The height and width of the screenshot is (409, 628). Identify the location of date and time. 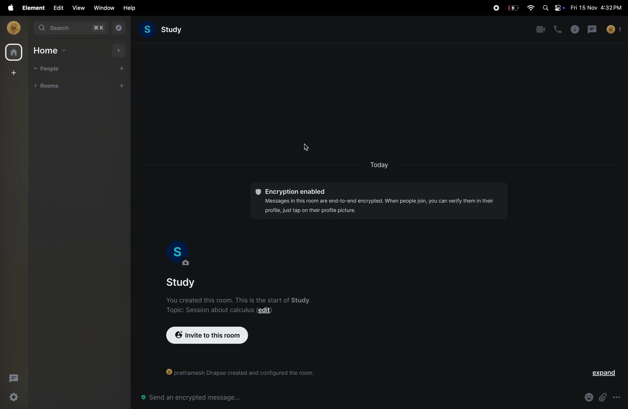
(596, 8).